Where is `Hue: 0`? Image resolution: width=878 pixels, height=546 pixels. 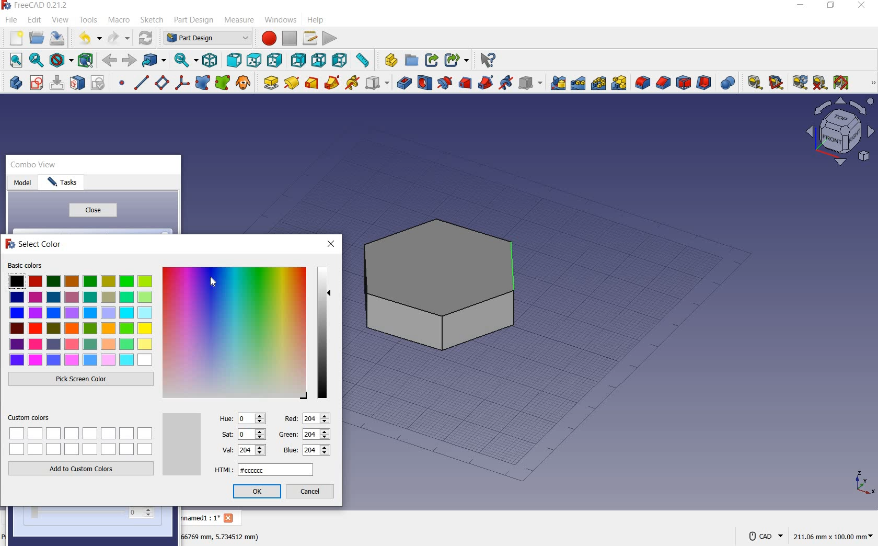 Hue: 0 is located at coordinates (243, 417).